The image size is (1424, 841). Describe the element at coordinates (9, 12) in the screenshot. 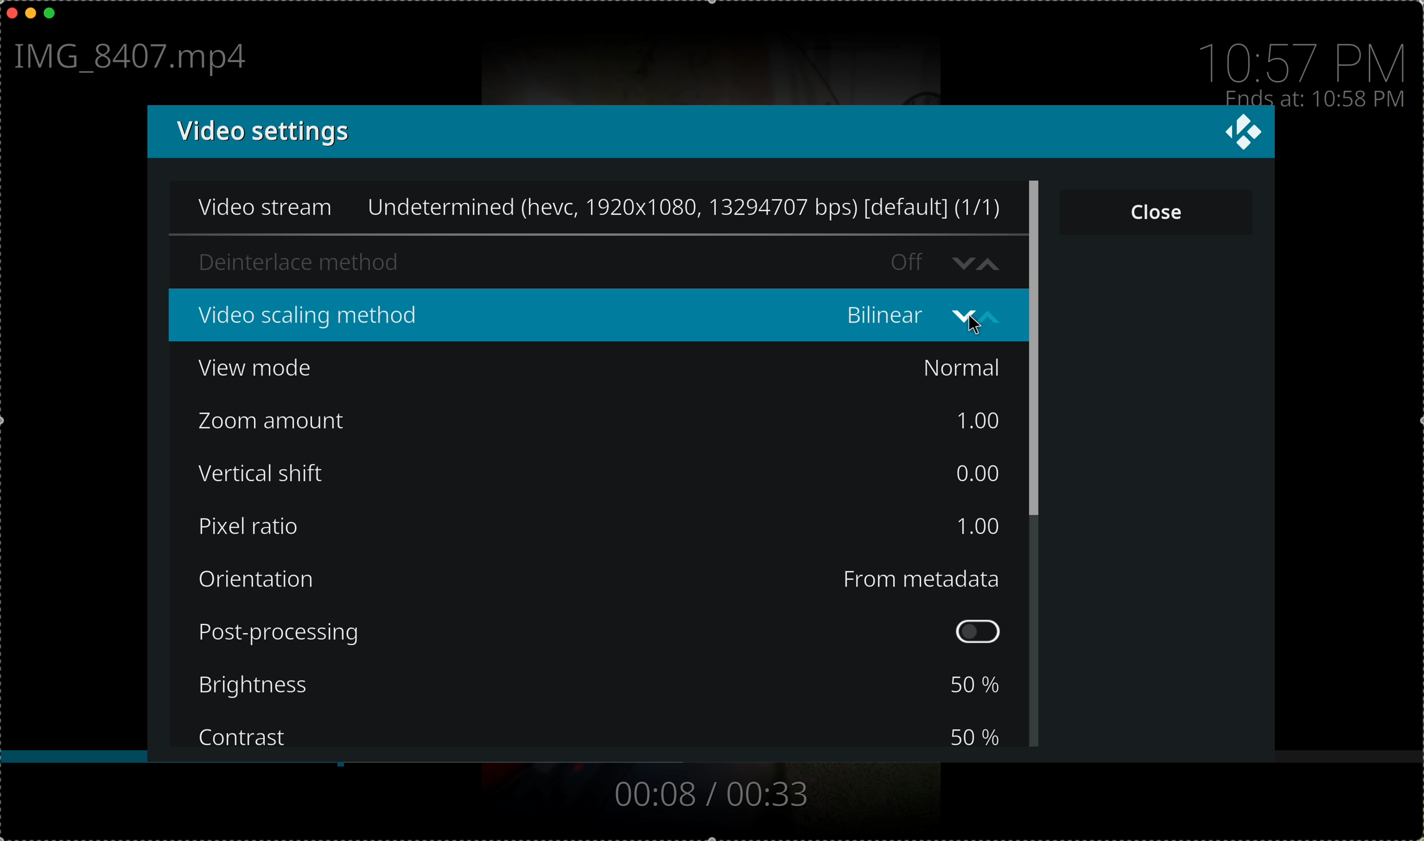

I see `close ` at that location.